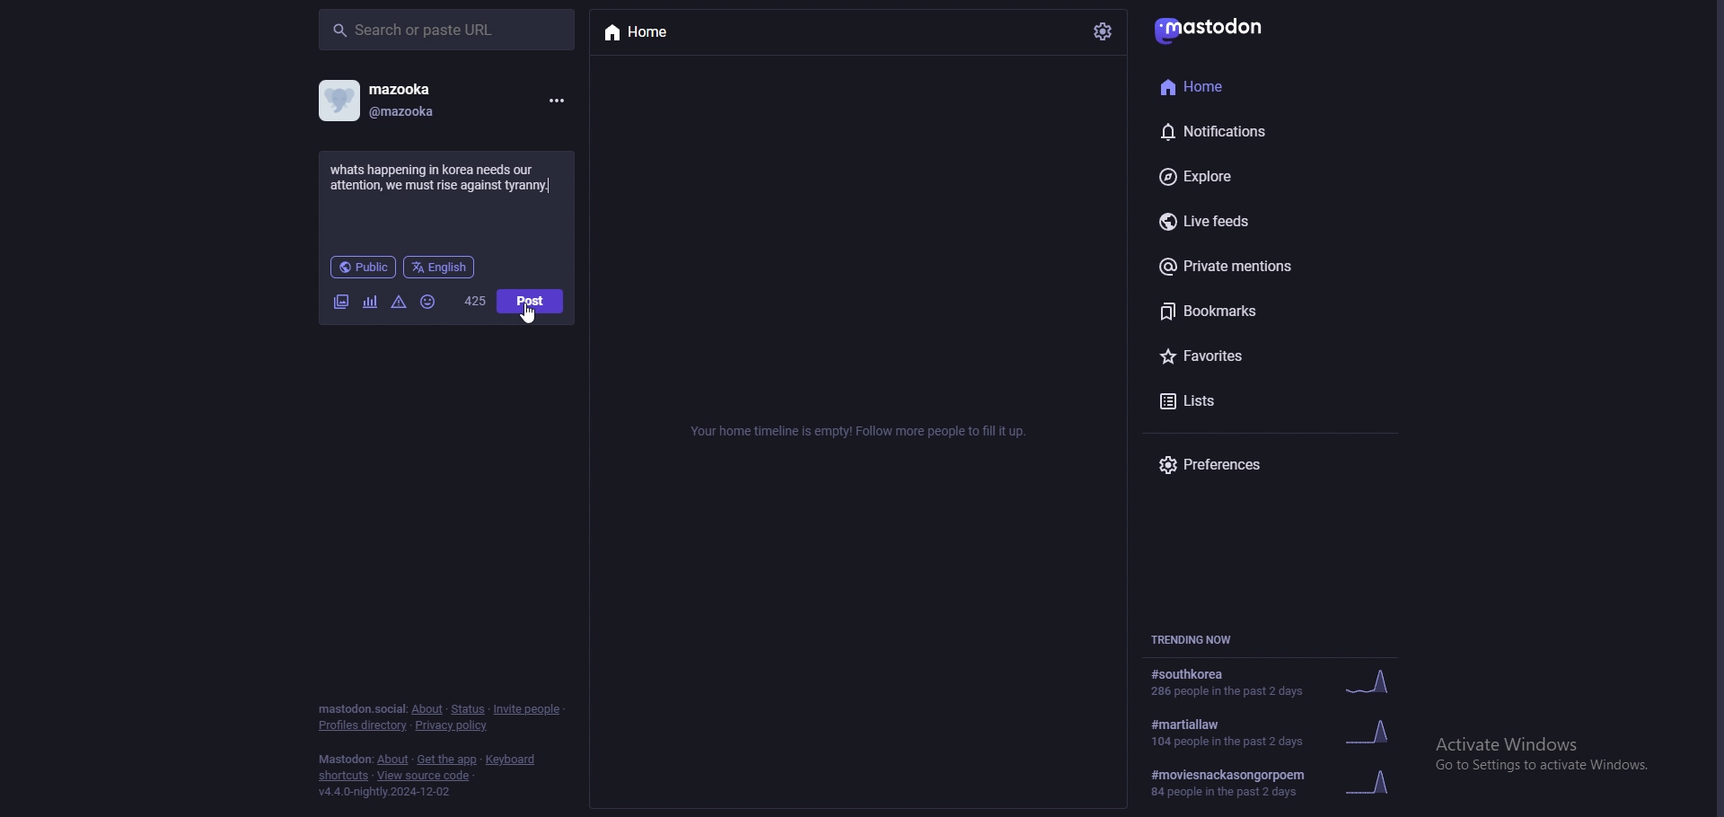 The height and width of the screenshot is (817, 1724). Describe the element at coordinates (343, 303) in the screenshot. I see `images` at that location.